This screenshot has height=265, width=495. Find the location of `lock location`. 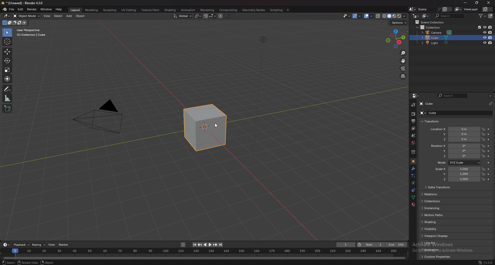

lock location is located at coordinates (483, 179).